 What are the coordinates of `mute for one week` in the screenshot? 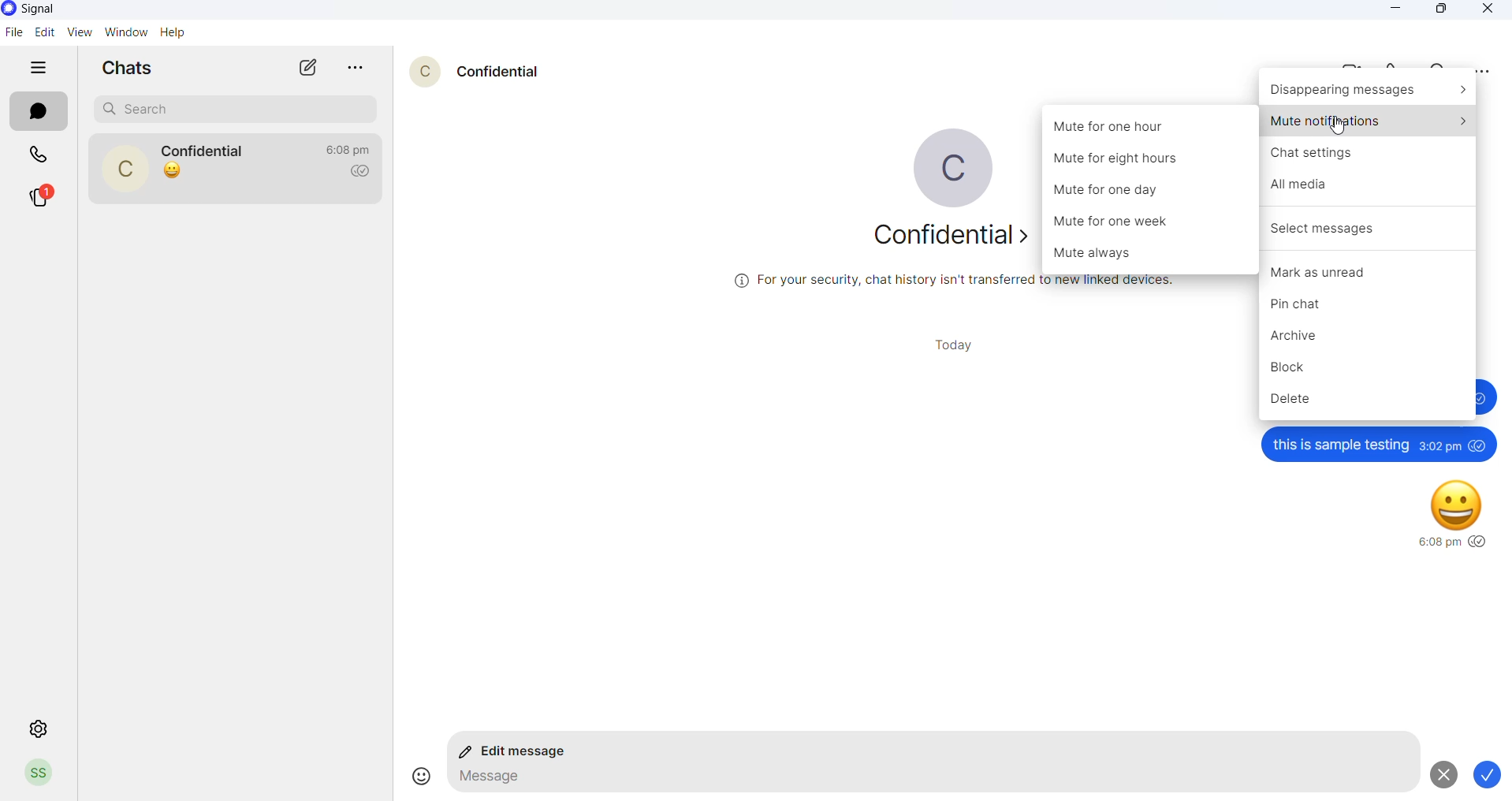 It's located at (1152, 225).